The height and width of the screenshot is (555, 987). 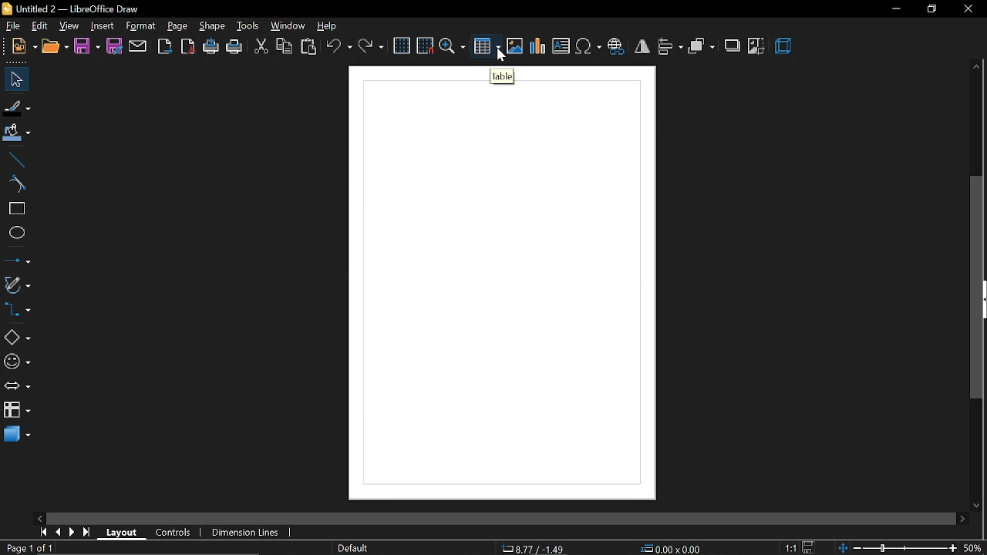 What do you see at coordinates (978, 287) in the screenshot?
I see `vertical scrollbar` at bounding box center [978, 287].